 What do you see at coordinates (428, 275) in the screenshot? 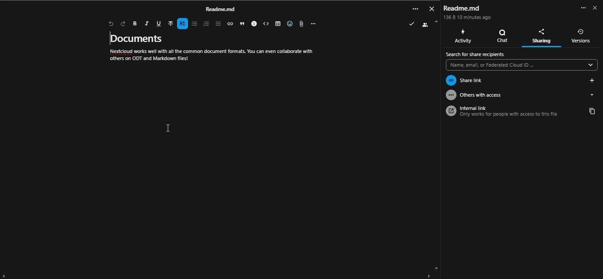
I see `scroll right` at bounding box center [428, 275].